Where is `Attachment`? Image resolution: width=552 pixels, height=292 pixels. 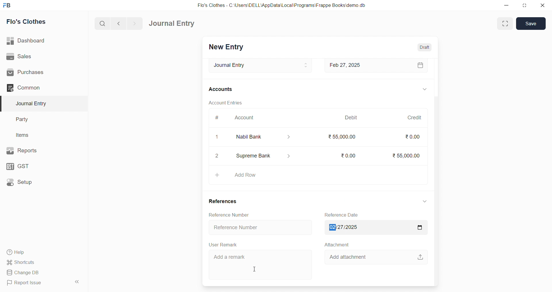 Attachment is located at coordinates (337, 245).